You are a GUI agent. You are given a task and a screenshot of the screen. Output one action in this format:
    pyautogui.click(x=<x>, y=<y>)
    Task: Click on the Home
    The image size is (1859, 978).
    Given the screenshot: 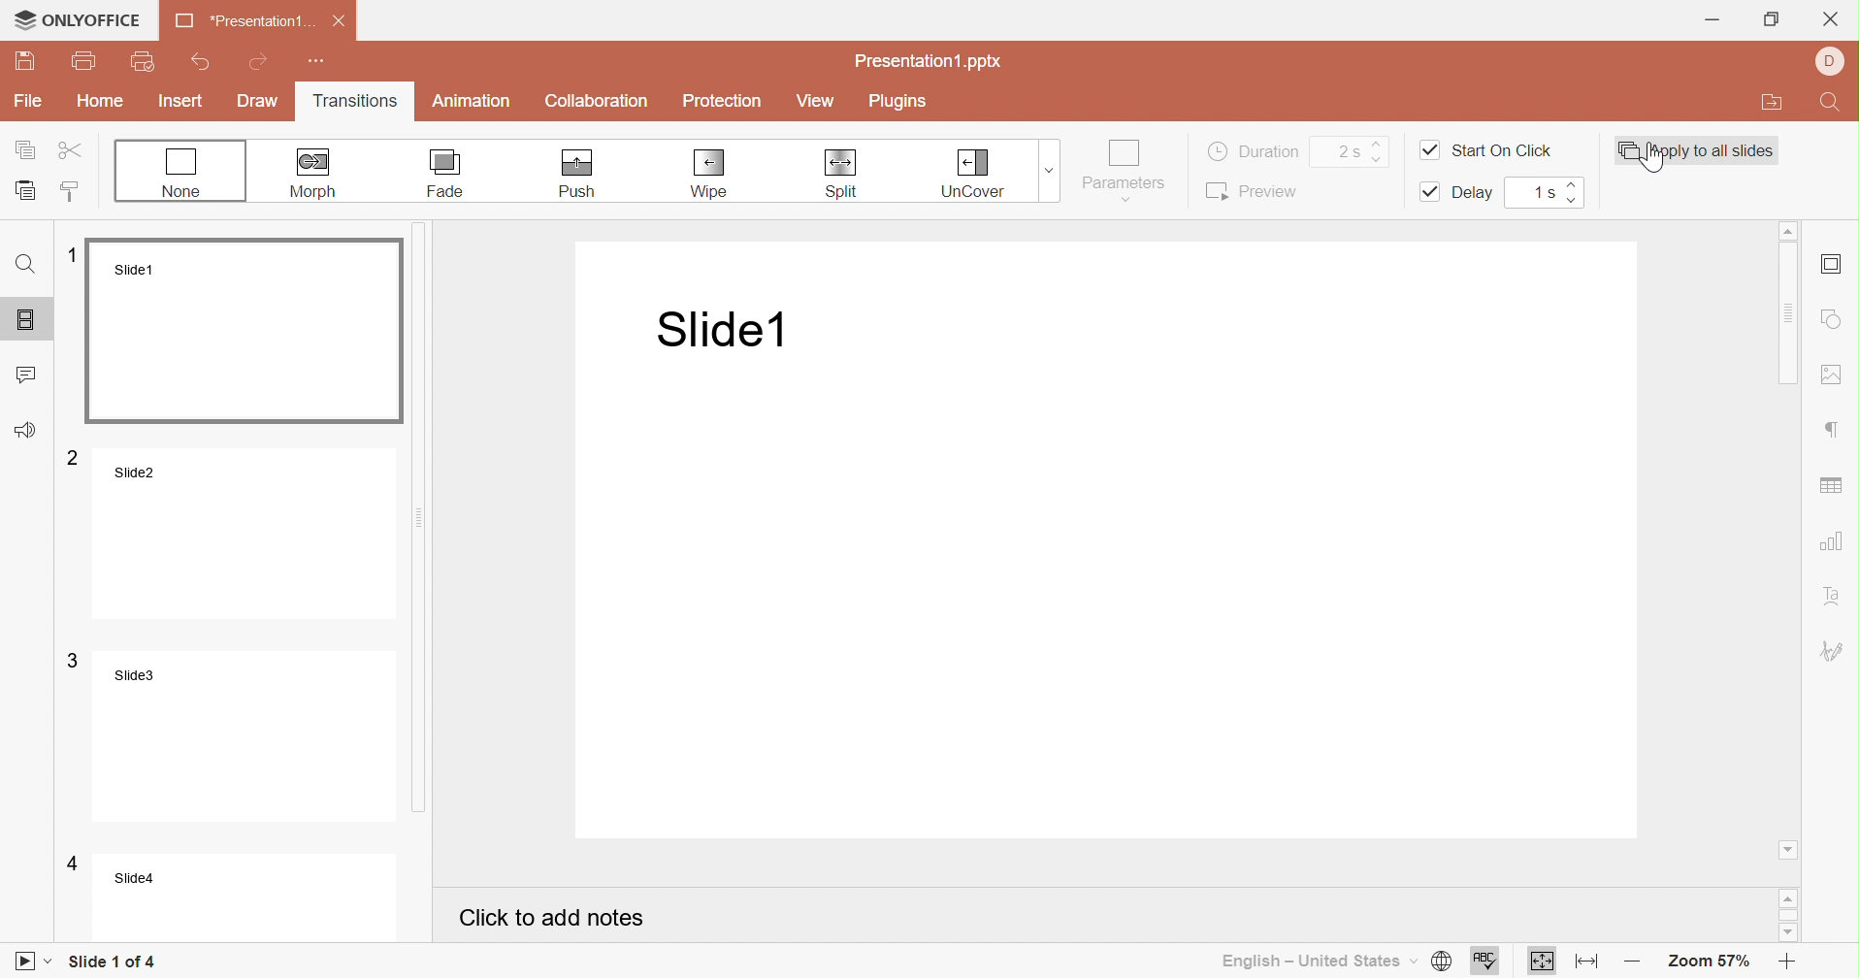 What is the action you would take?
    pyautogui.click(x=100, y=100)
    